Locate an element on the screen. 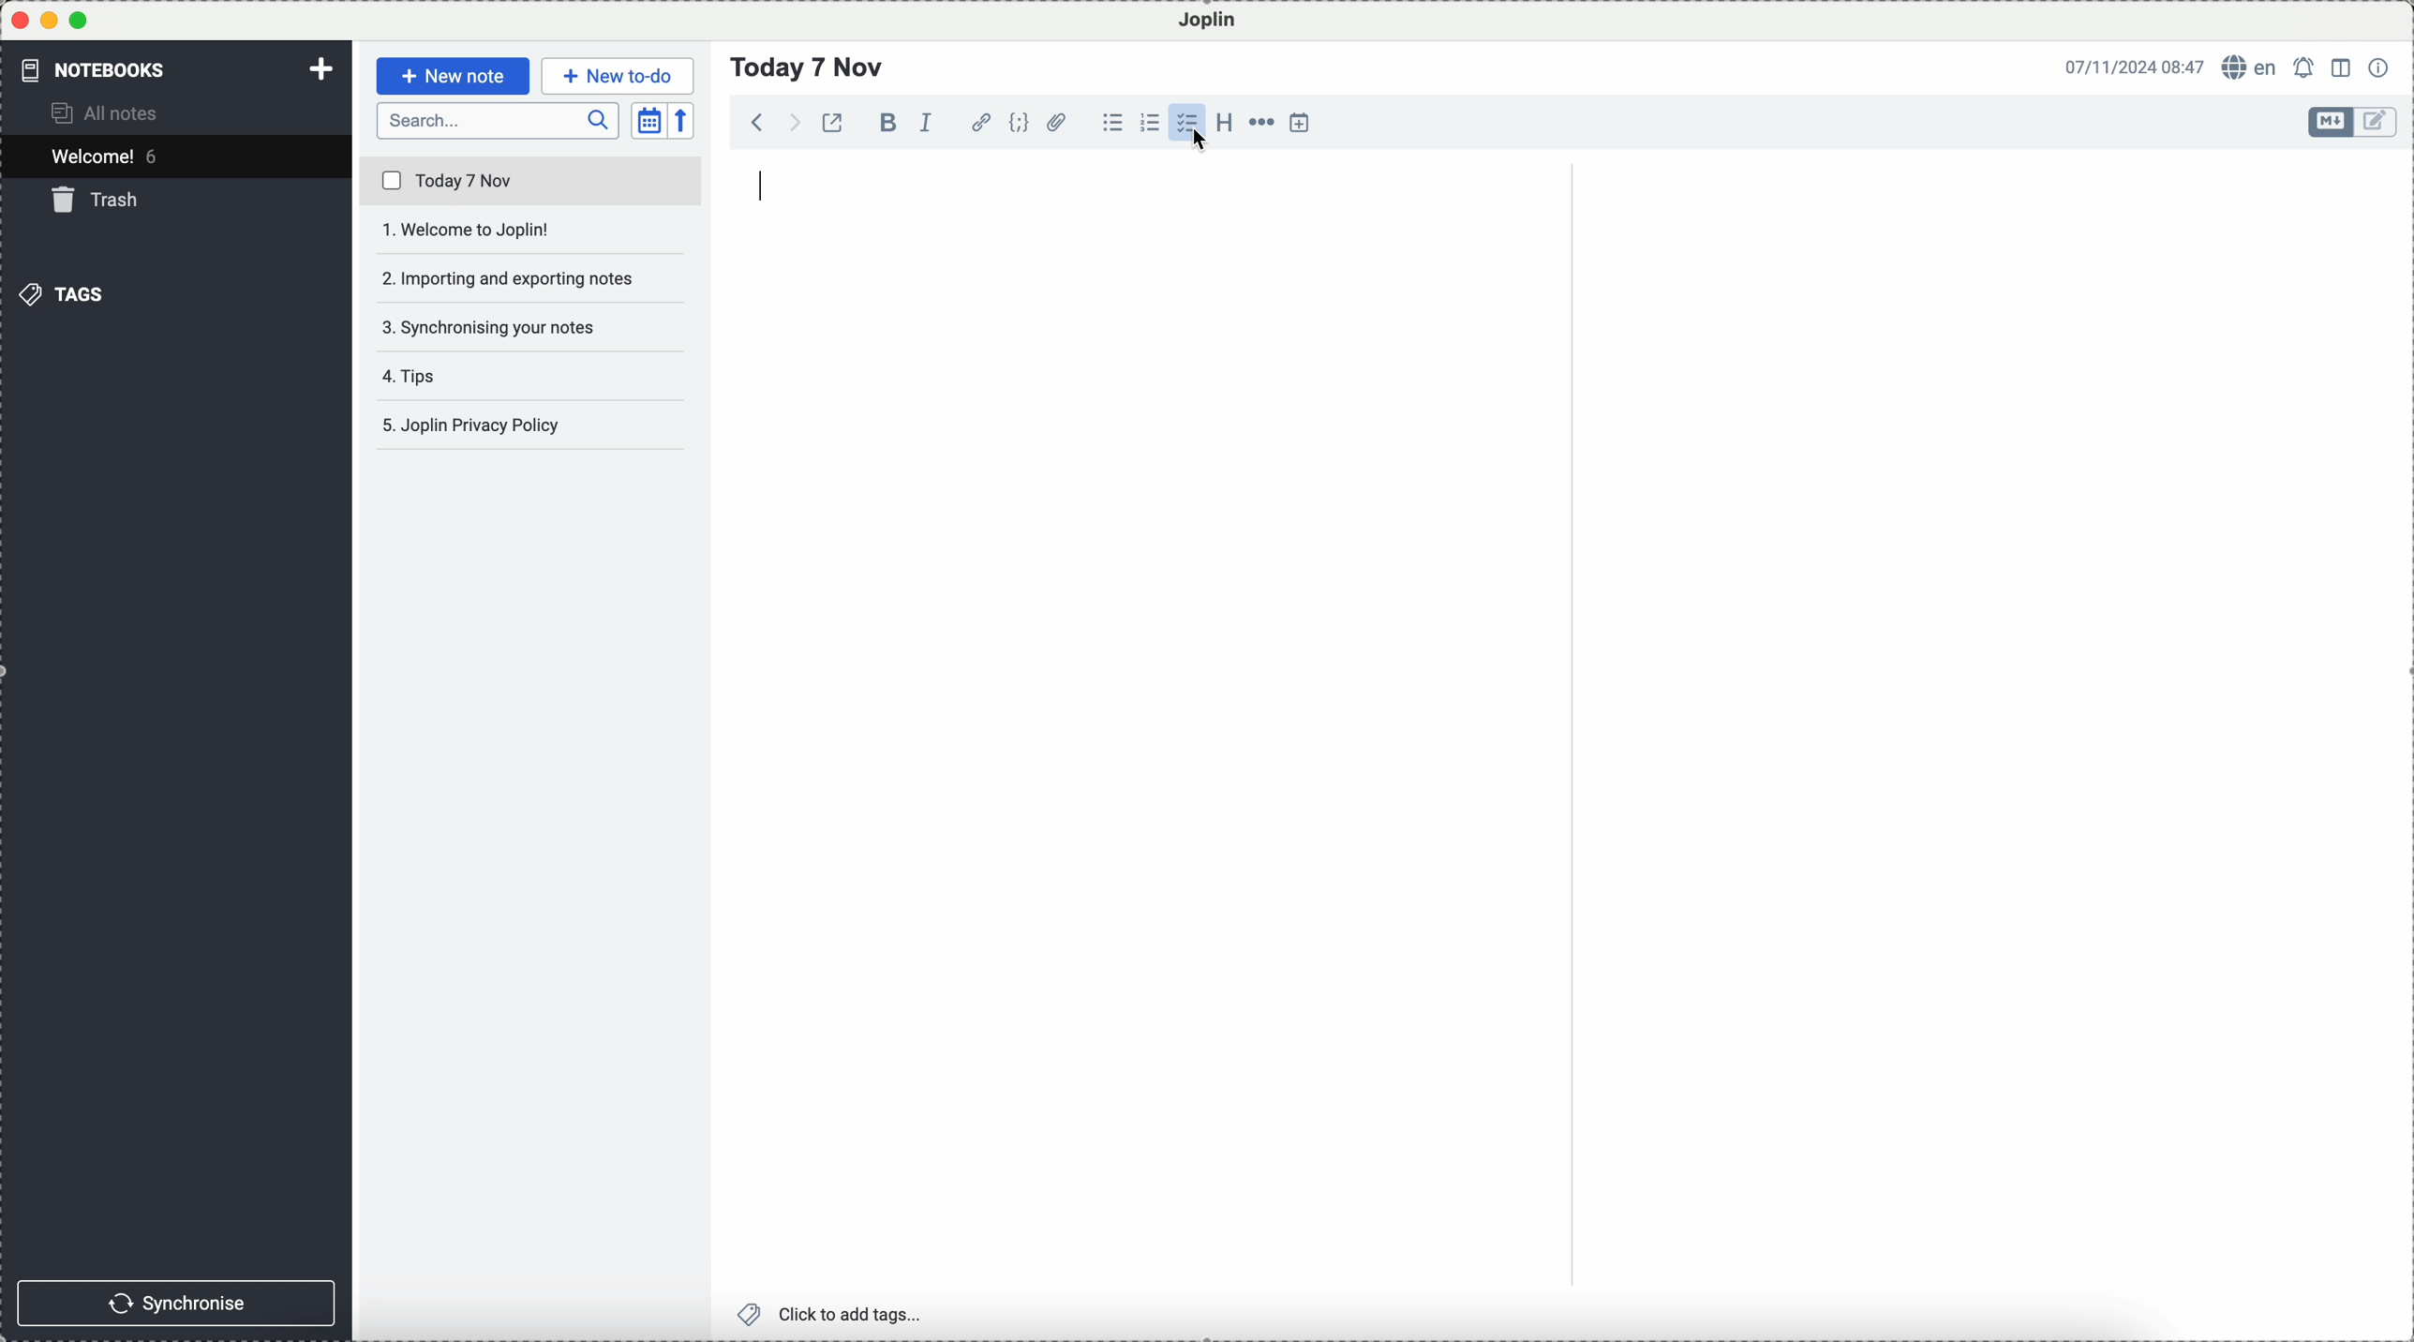 The width and height of the screenshot is (2414, 1342). forward is located at coordinates (791, 122).